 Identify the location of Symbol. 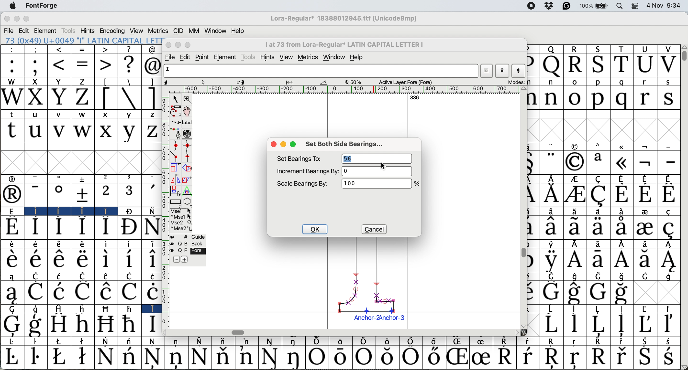
(576, 179).